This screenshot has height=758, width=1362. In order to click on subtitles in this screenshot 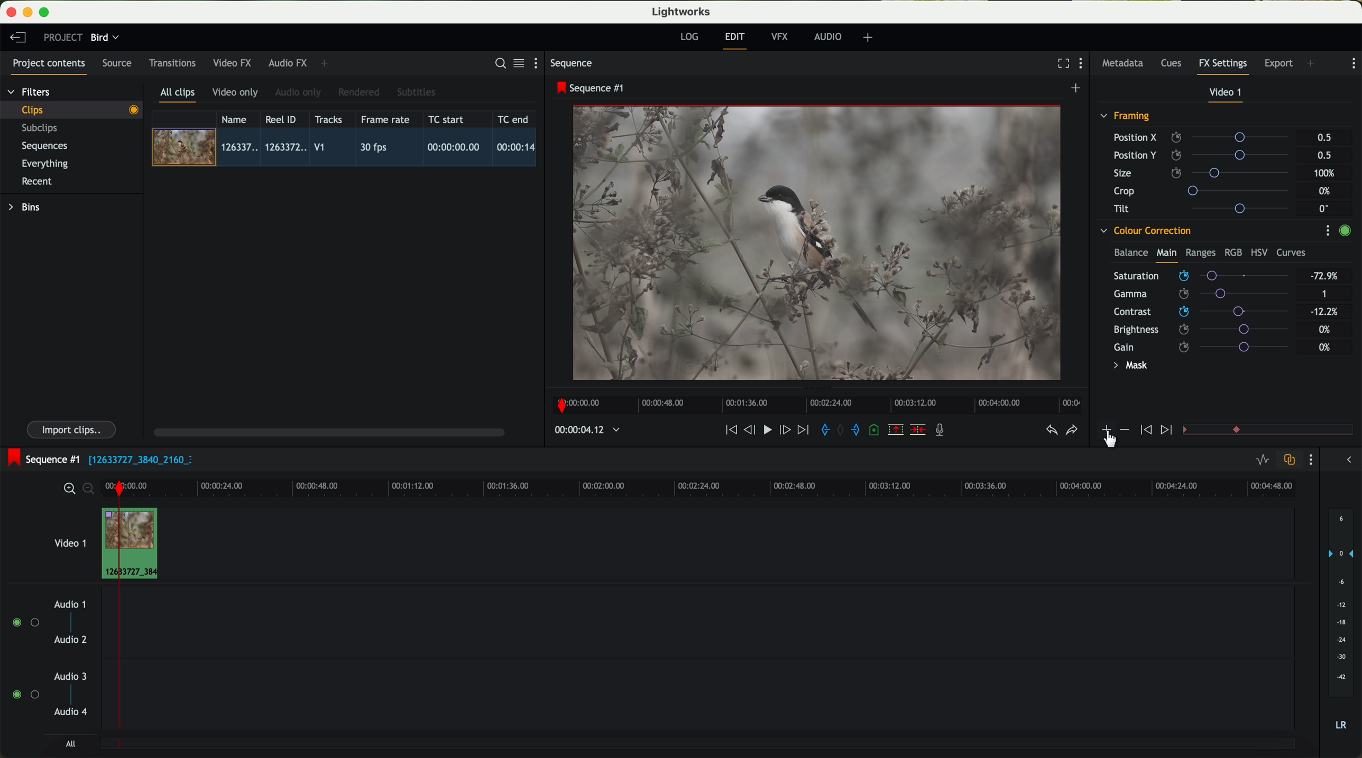, I will do `click(415, 92)`.